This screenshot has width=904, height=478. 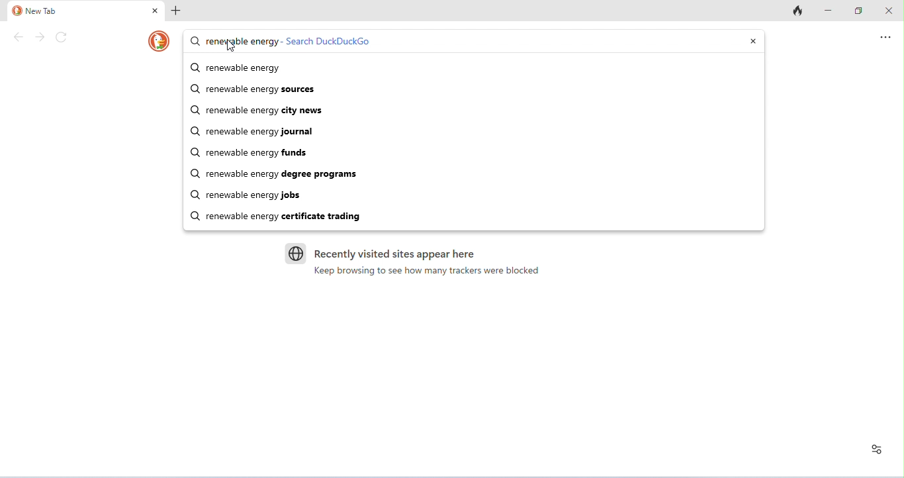 I want to click on renewable energy certificate trading, so click(x=481, y=216).